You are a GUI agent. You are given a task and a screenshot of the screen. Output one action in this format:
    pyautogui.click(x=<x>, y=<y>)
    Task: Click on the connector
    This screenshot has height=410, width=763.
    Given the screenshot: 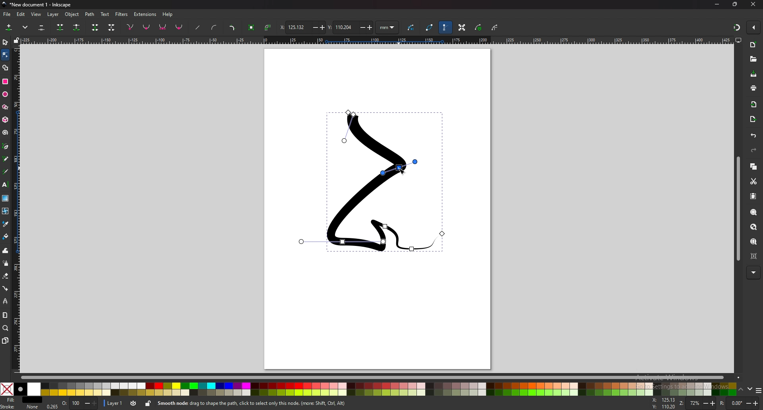 What is the action you would take?
    pyautogui.click(x=6, y=288)
    